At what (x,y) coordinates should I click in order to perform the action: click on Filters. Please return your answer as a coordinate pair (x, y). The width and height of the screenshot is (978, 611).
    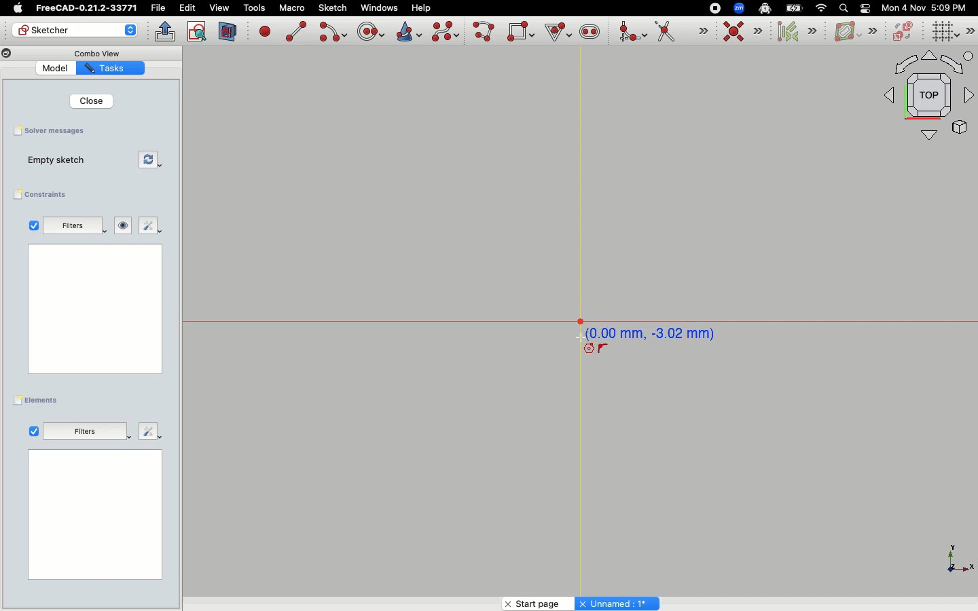
    Looking at the image, I should click on (74, 225).